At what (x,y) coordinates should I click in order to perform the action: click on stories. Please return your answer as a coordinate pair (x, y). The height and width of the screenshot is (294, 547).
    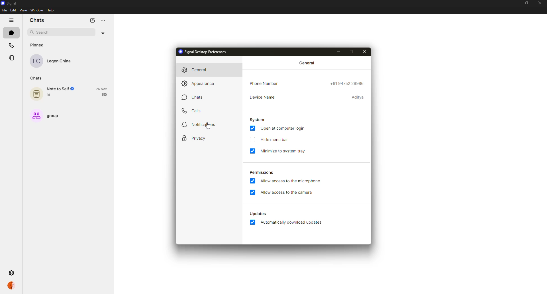
    Looking at the image, I should click on (11, 57).